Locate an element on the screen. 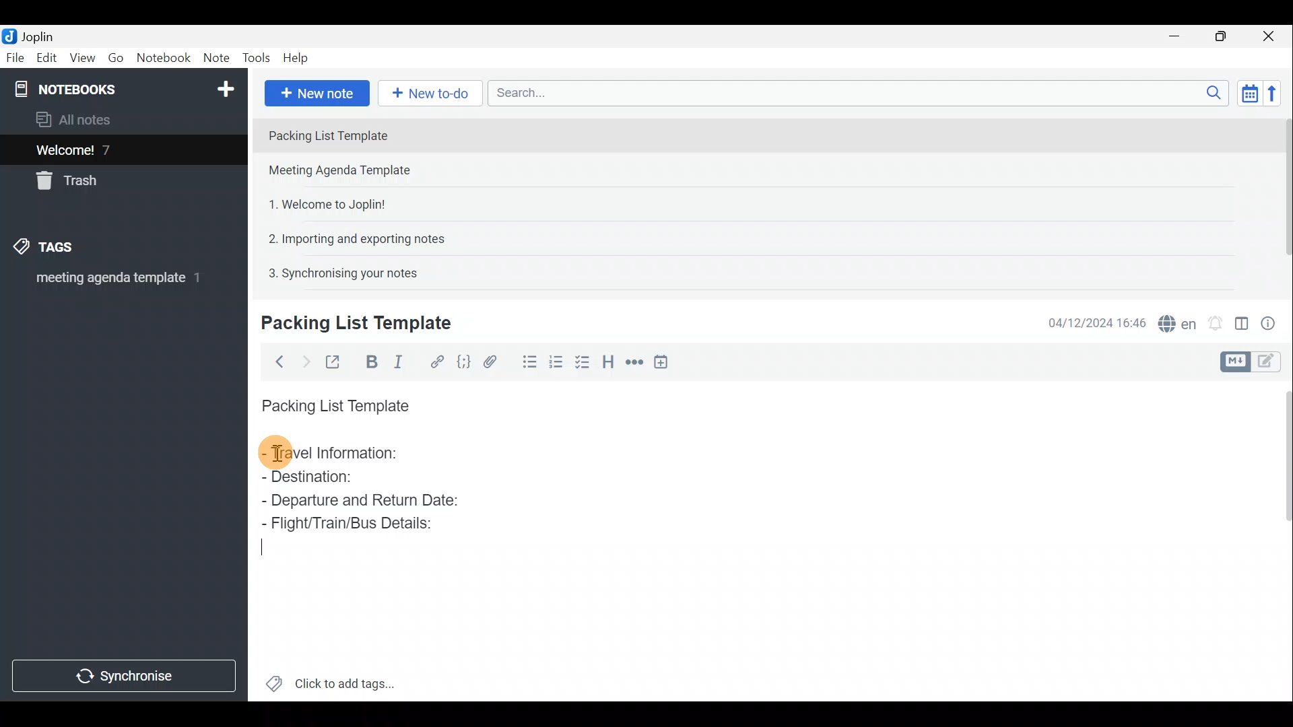 This screenshot has width=1293, height=727. Toggle external editing is located at coordinates (334, 360).